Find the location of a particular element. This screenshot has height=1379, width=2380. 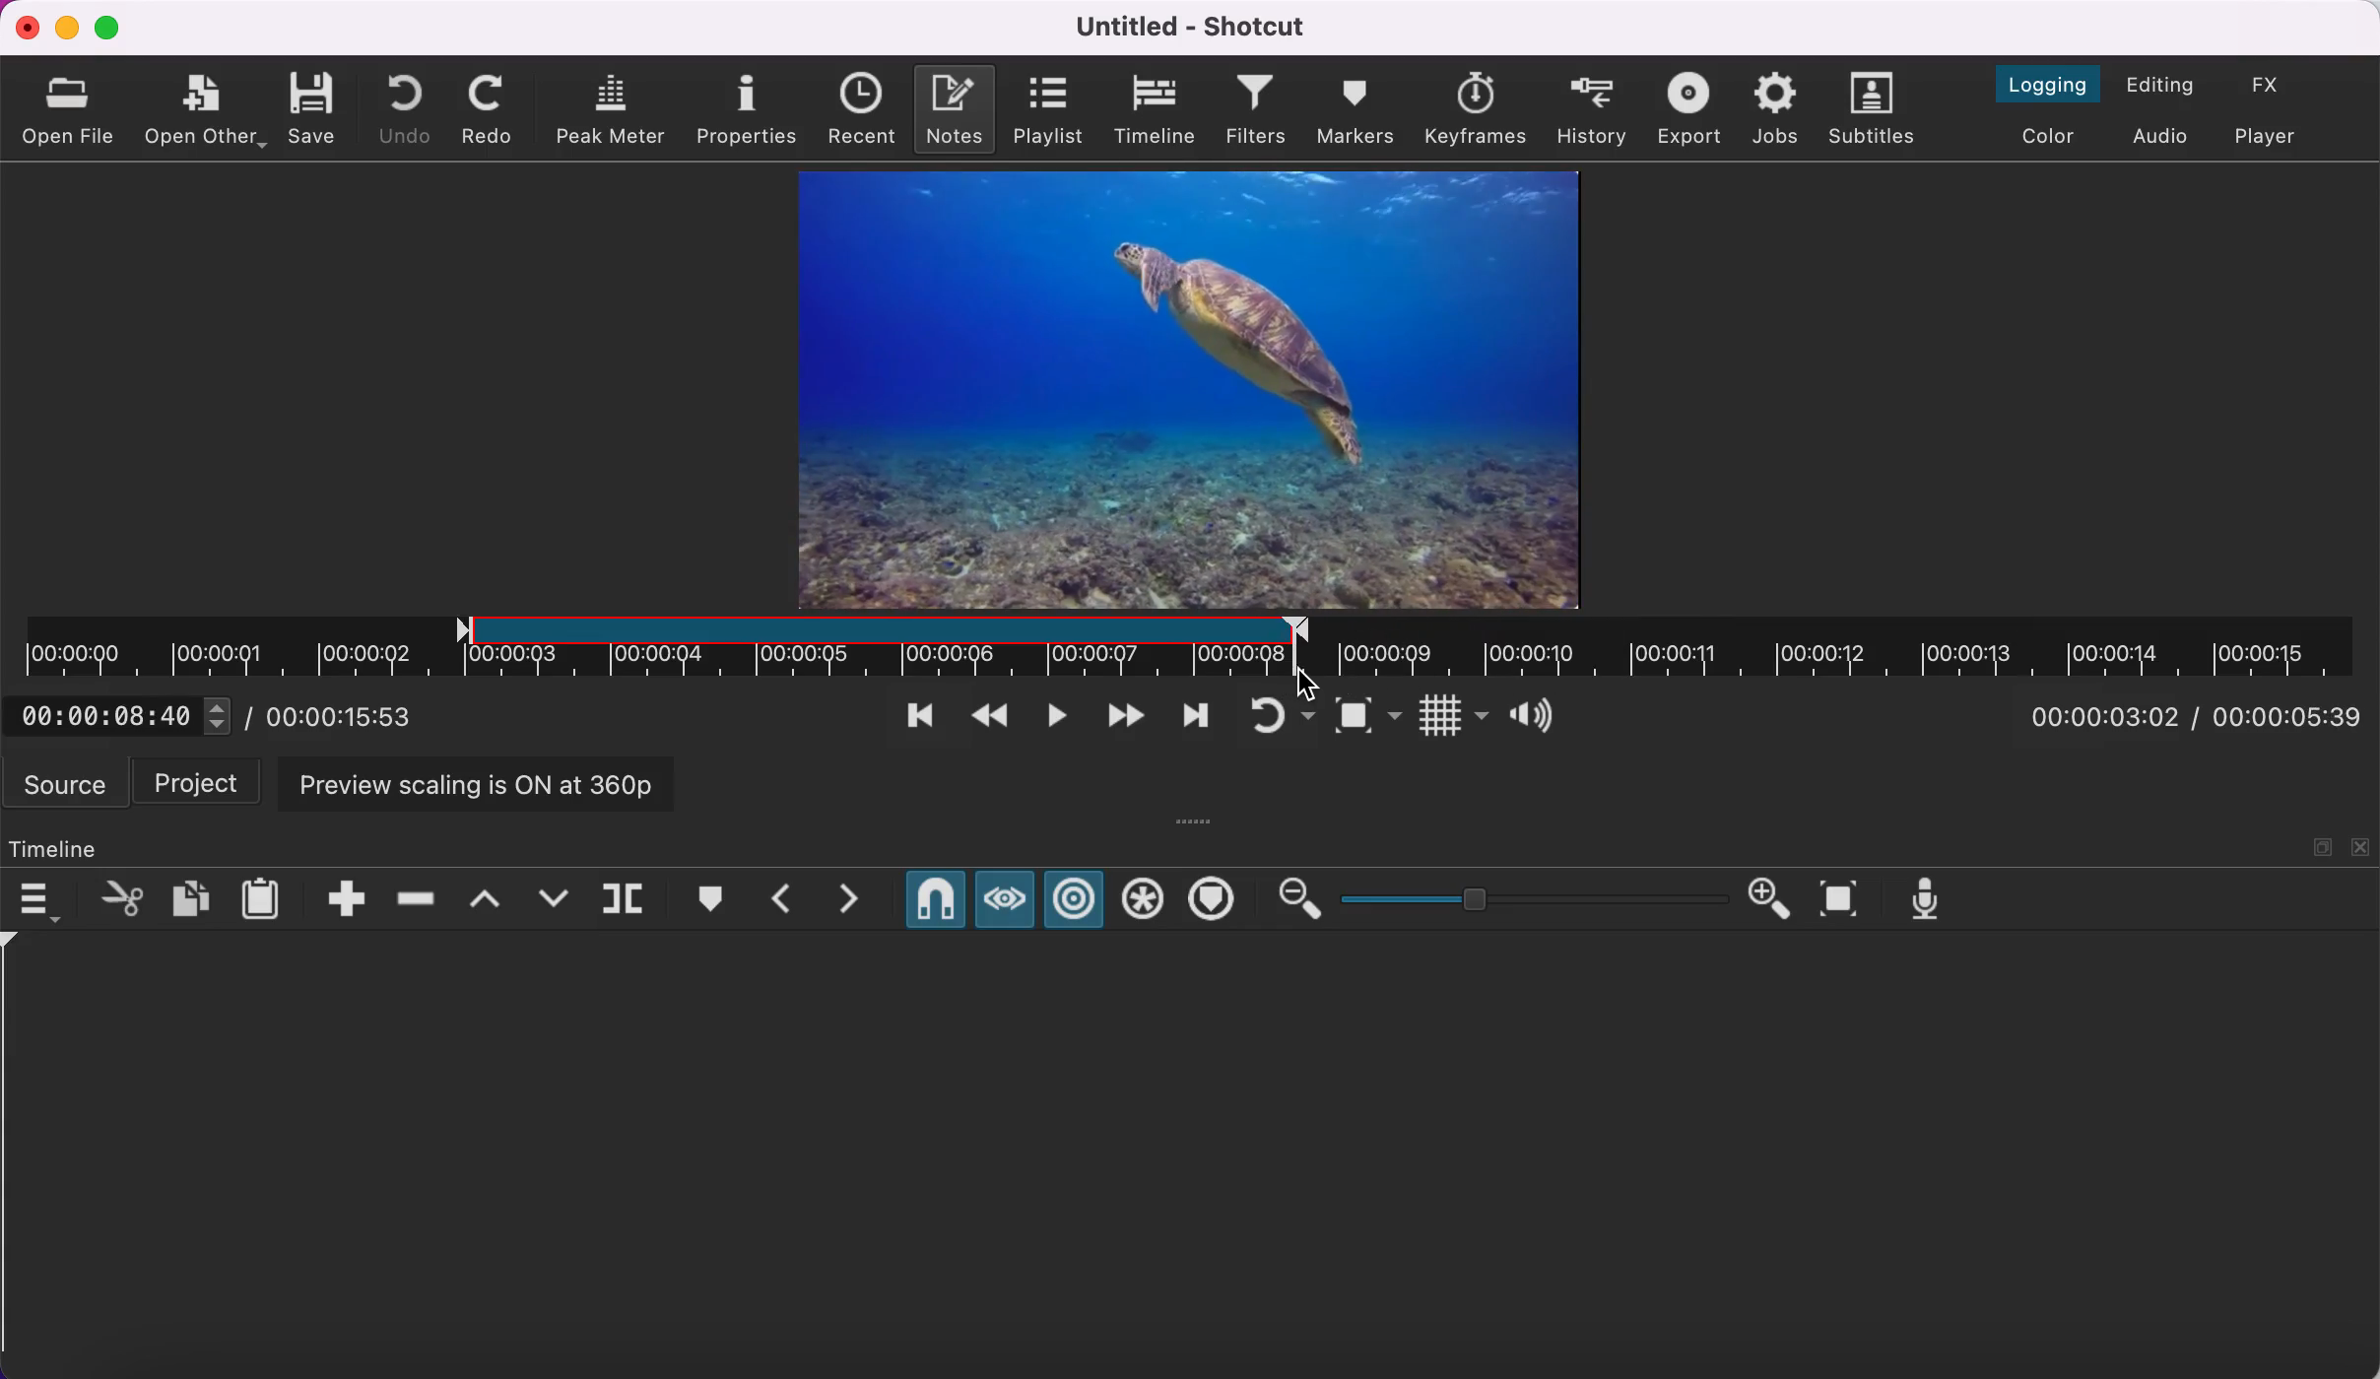

 is located at coordinates (1364, 716).